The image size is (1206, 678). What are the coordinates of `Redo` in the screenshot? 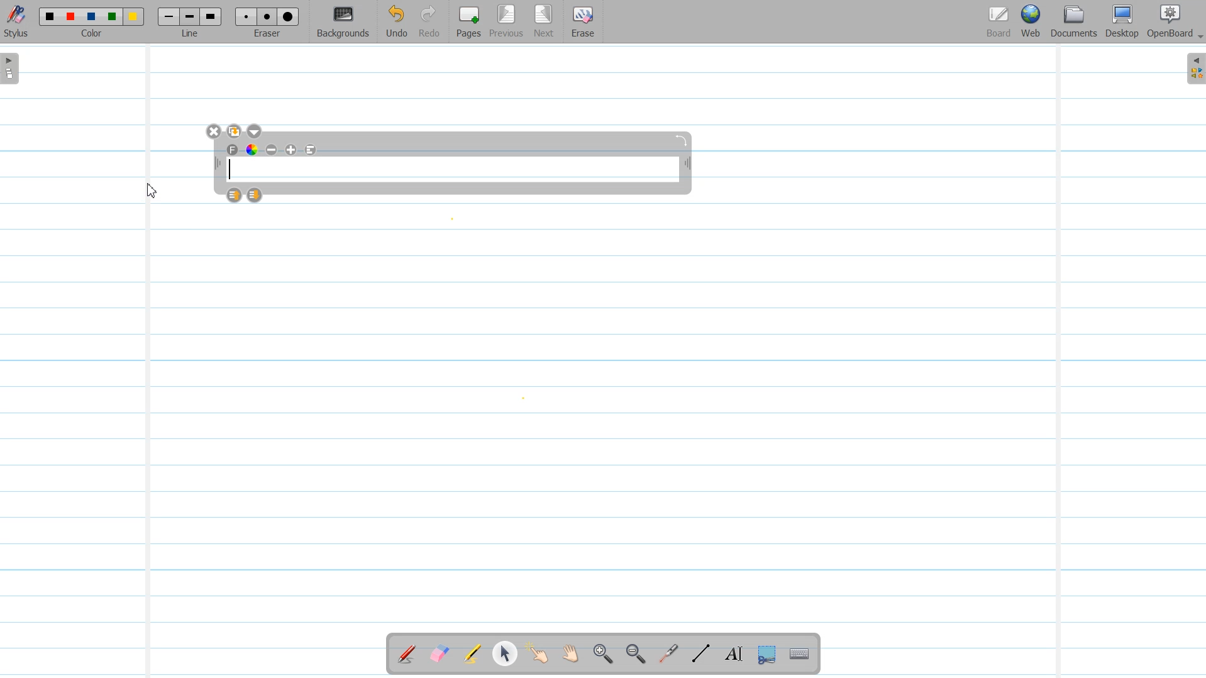 It's located at (429, 22).